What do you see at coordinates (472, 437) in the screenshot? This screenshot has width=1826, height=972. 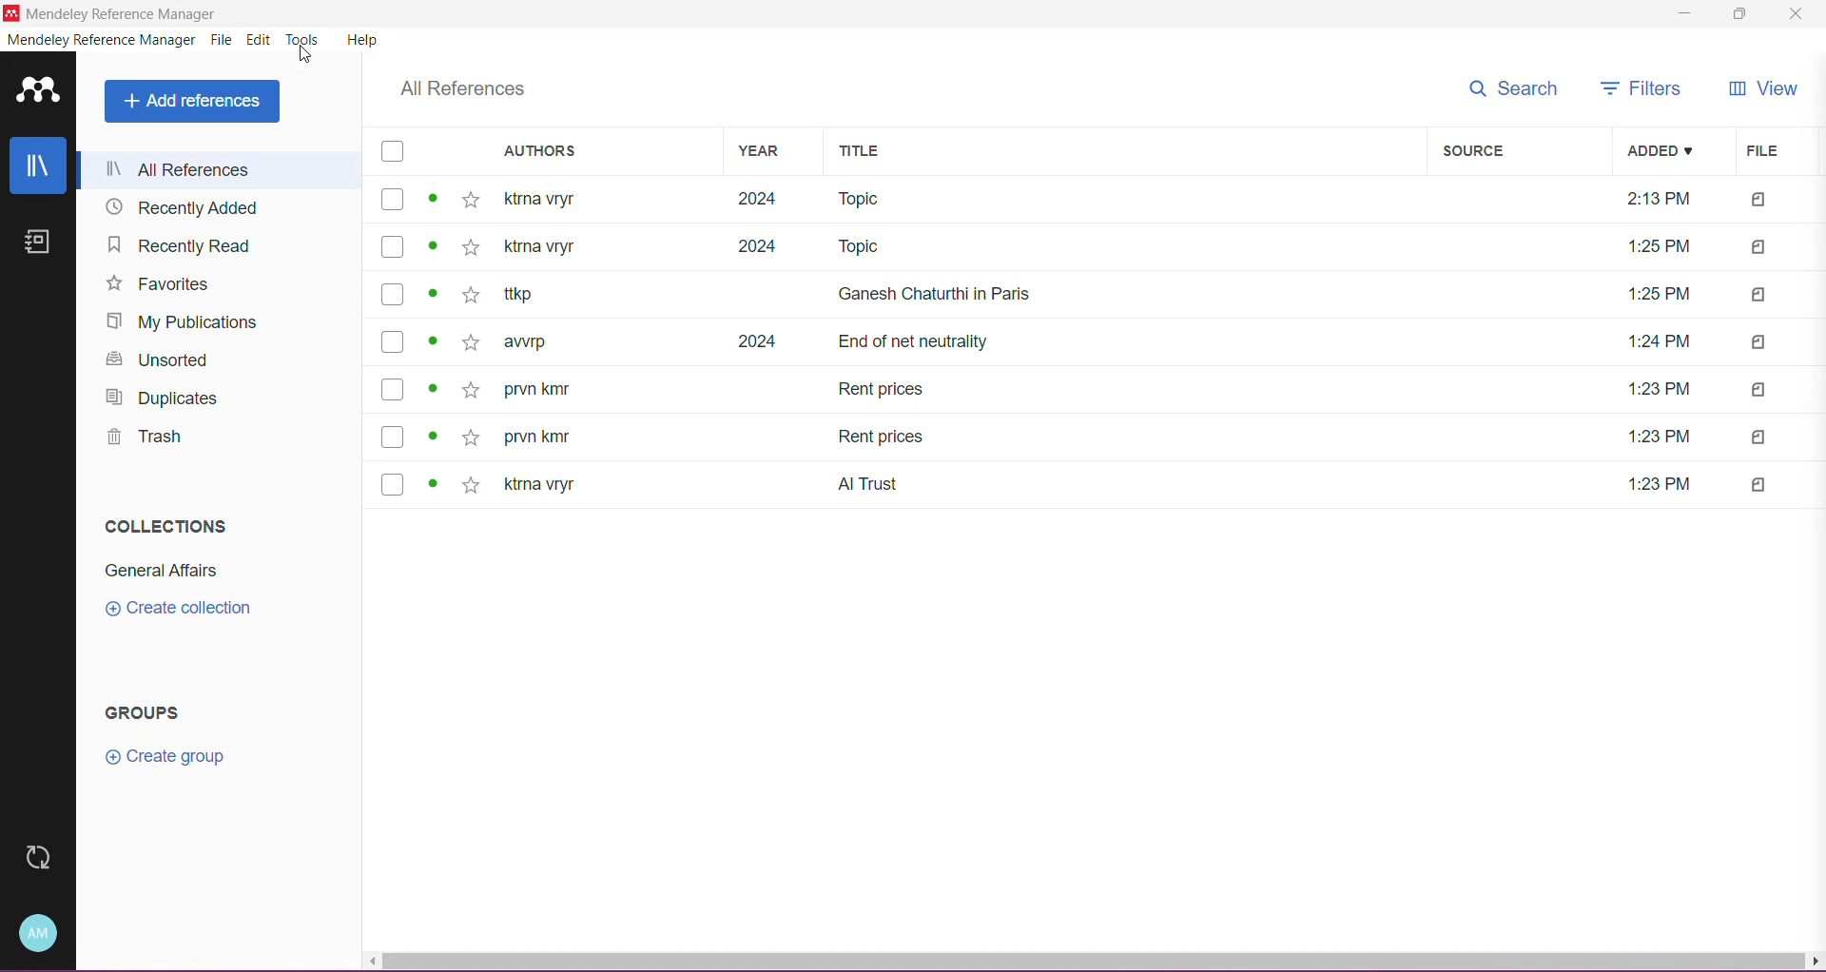 I see `favourite` at bounding box center [472, 437].